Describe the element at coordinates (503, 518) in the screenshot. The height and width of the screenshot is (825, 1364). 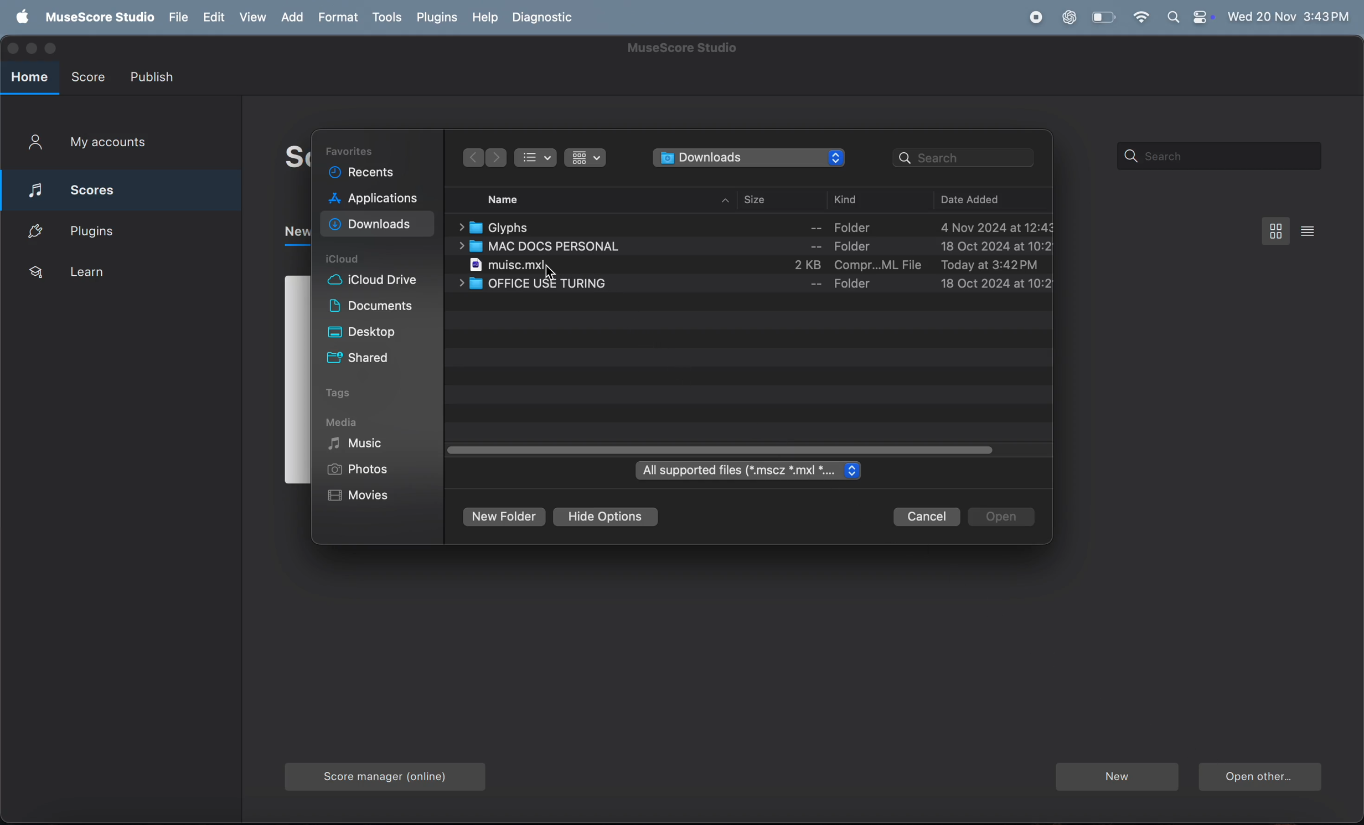
I see `new folder` at that location.